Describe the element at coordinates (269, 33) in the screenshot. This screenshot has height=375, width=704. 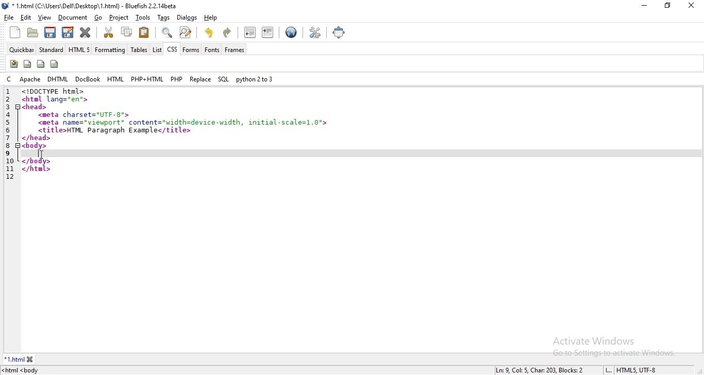
I see `indent` at that location.